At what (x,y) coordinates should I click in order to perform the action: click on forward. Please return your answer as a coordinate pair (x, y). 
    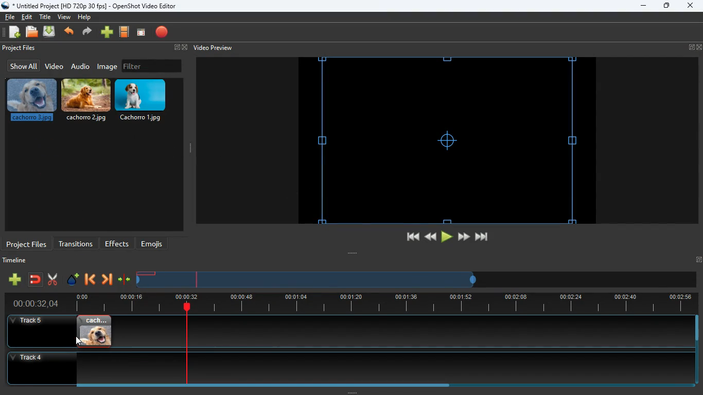
    Looking at the image, I should click on (107, 280).